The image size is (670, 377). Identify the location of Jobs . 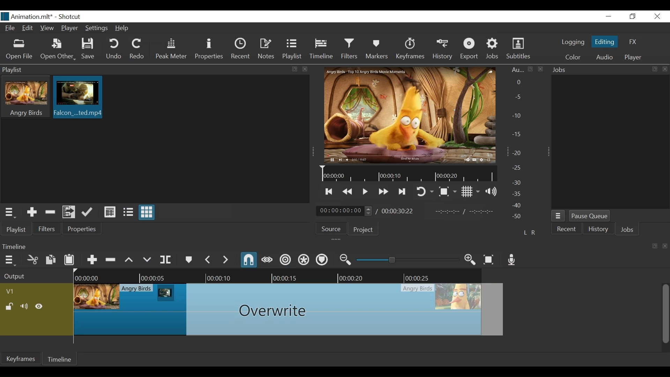
(627, 229).